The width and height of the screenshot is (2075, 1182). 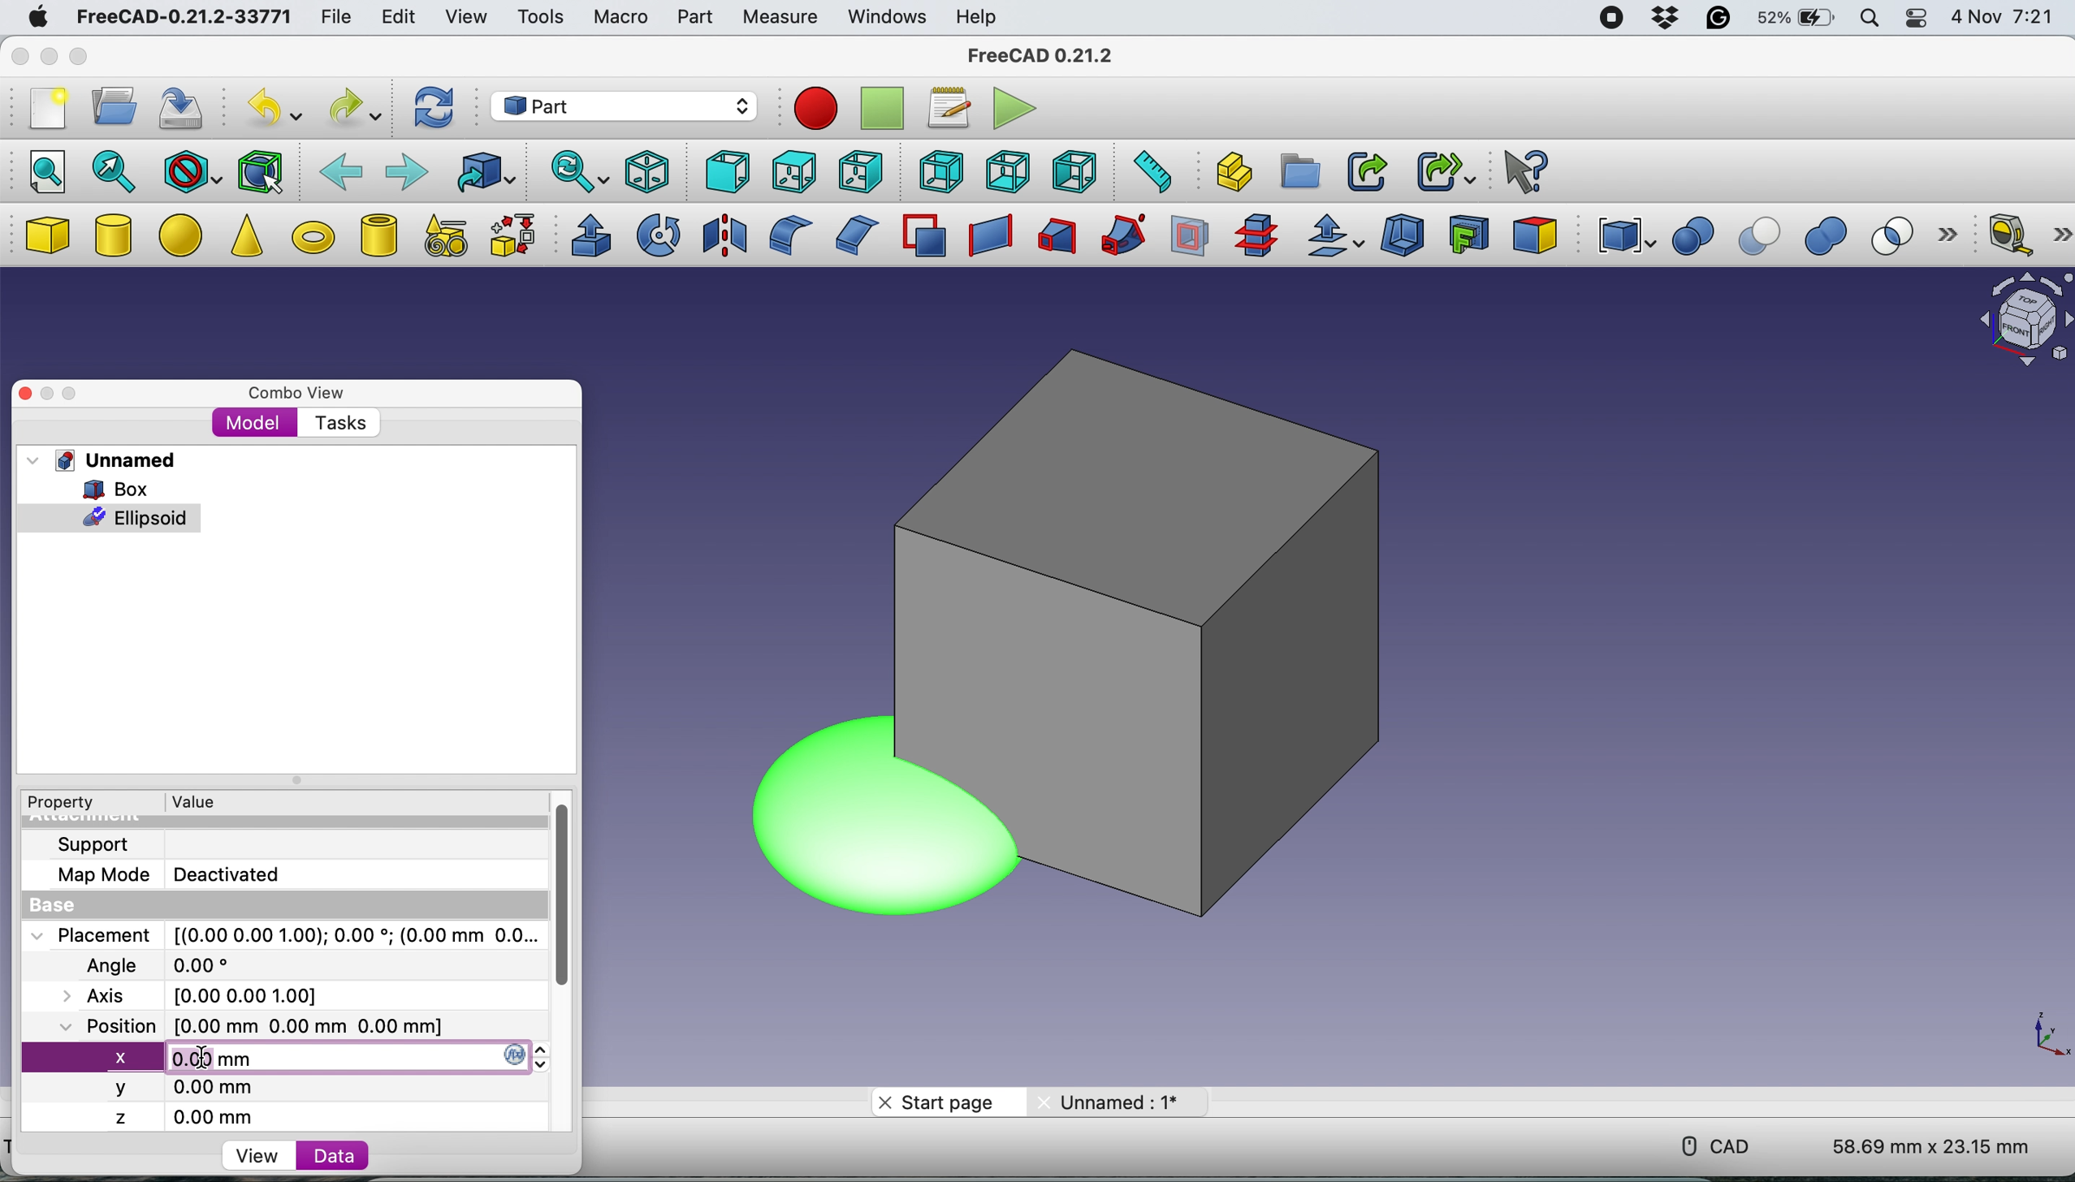 I want to click on top, so click(x=791, y=170).